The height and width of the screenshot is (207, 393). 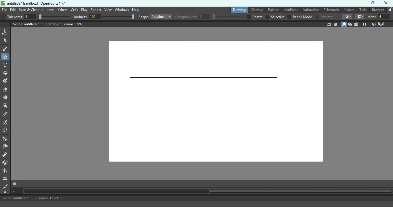 What do you see at coordinates (197, 198) in the screenshot?
I see `Scene: untitled2* :: 0 Frames` at bounding box center [197, 198].